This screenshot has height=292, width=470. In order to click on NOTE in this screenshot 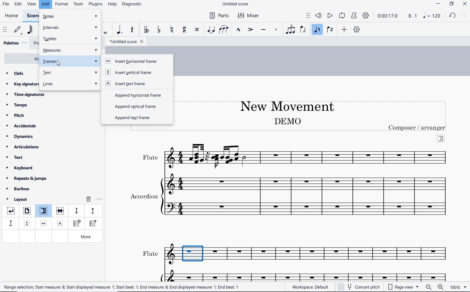, I will do `click(432, 16)`.